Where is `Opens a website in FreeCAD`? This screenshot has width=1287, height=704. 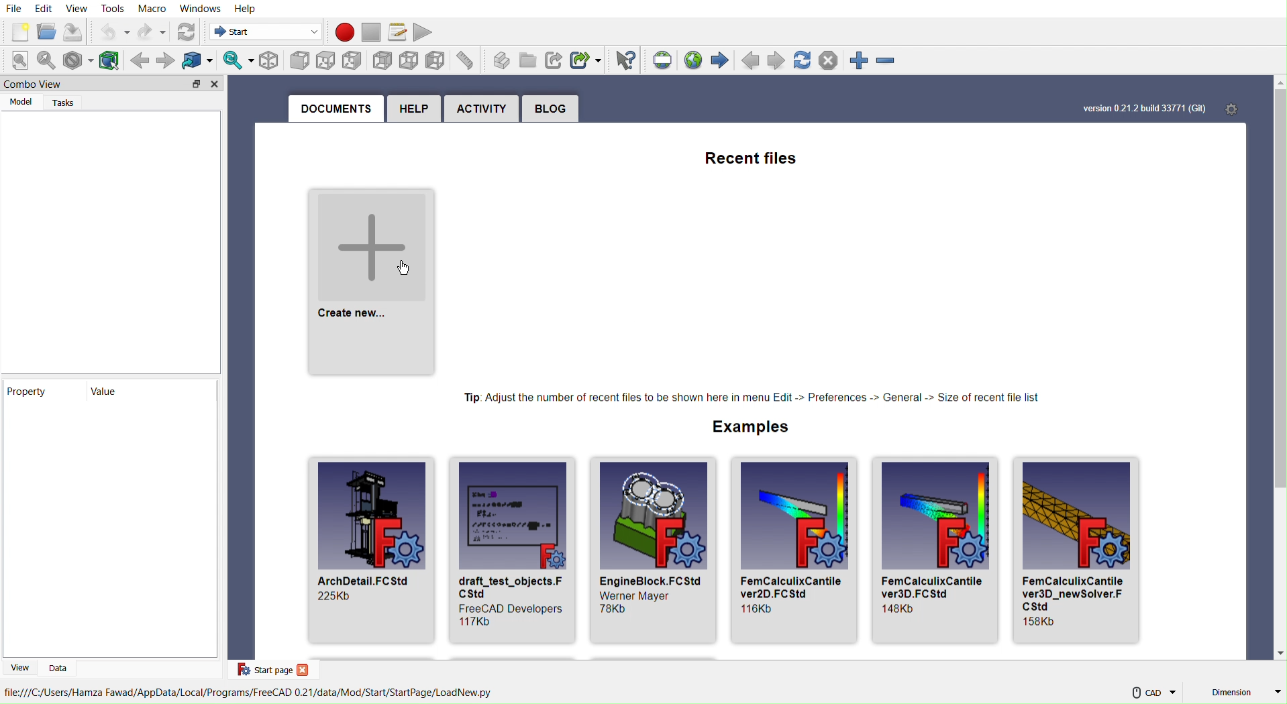
Opens a website in FreeCAD is located at coordinates (695, 58).